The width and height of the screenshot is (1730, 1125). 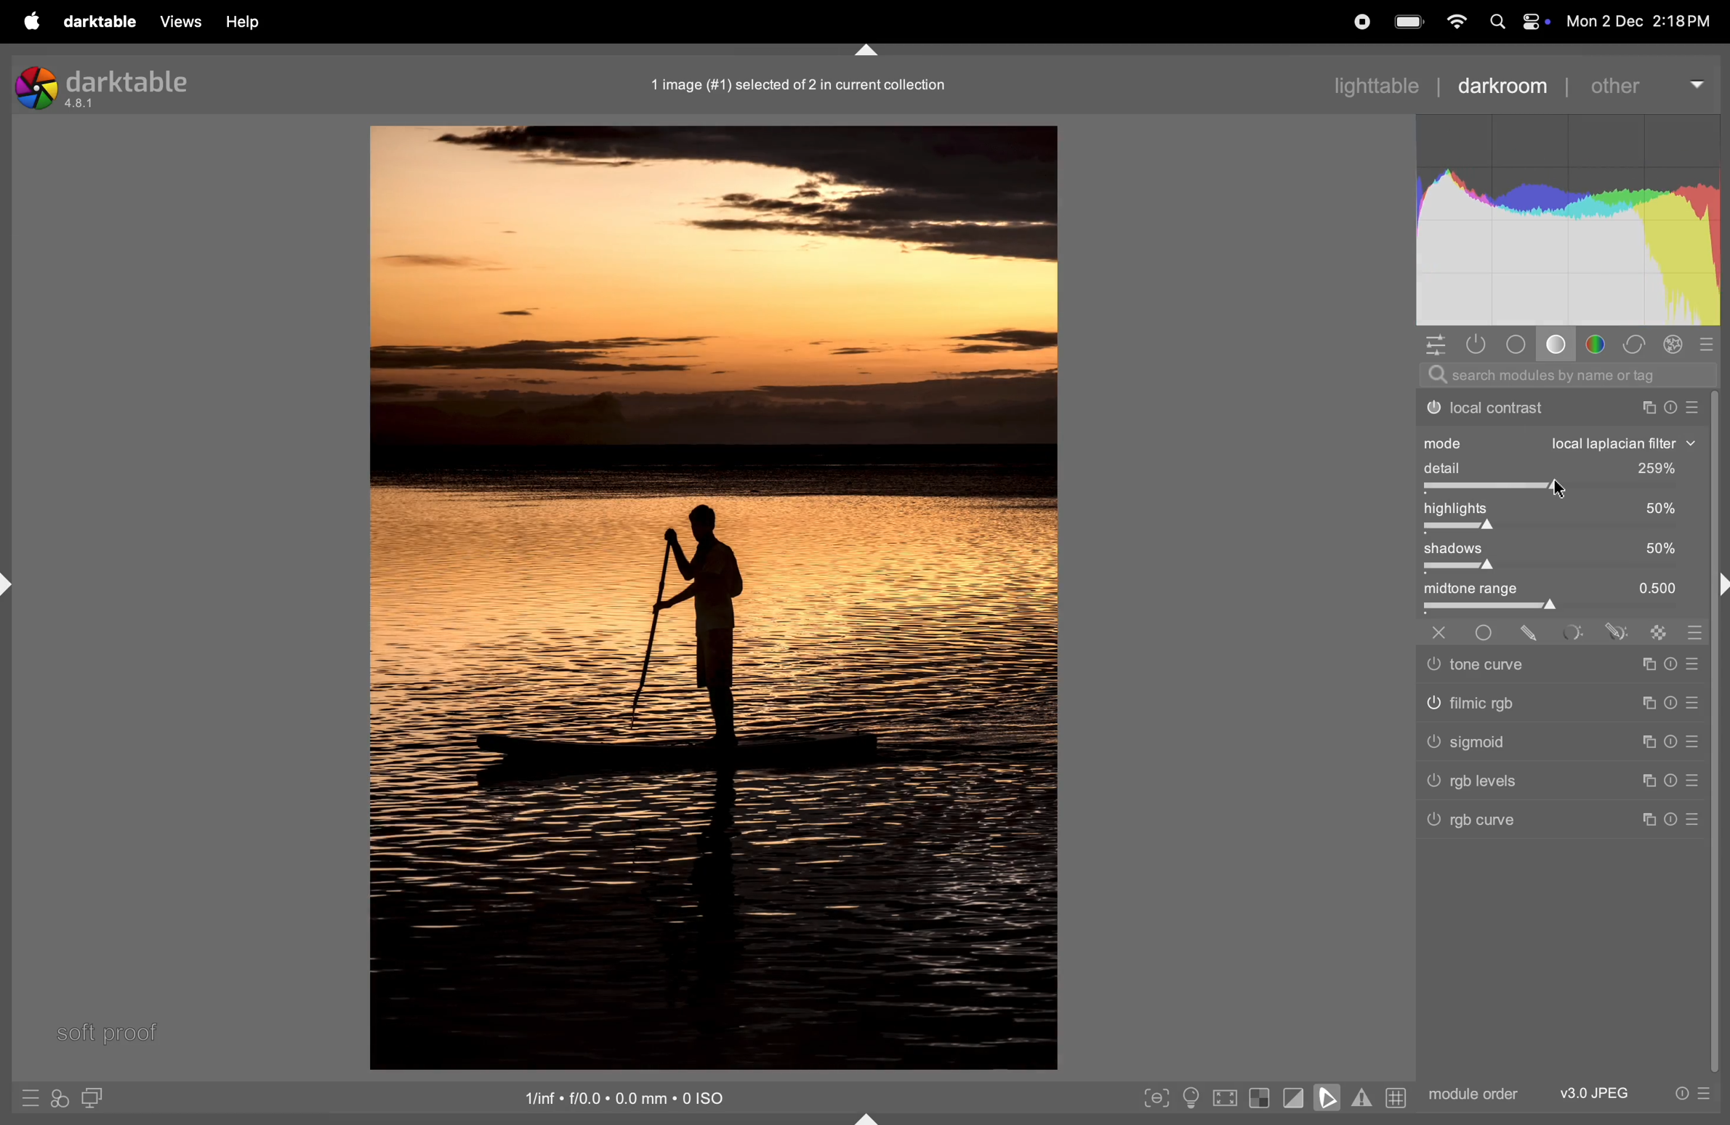 I want to click on sign, so click(x=1577, y=634).